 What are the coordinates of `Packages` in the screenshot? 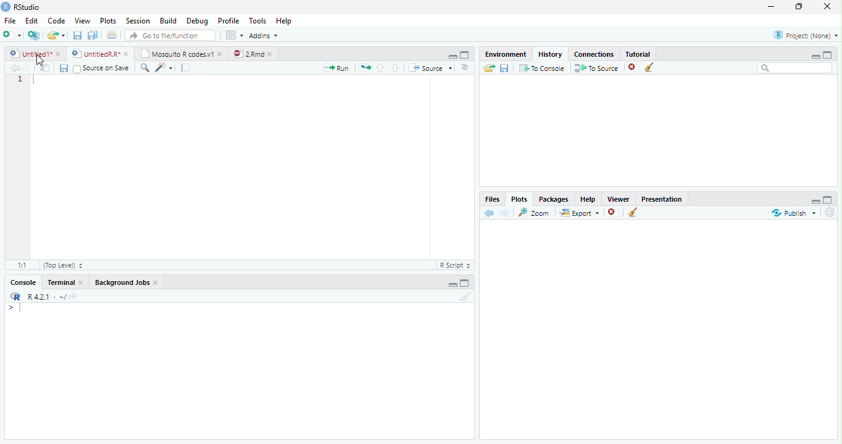 It's located at (553, 198).